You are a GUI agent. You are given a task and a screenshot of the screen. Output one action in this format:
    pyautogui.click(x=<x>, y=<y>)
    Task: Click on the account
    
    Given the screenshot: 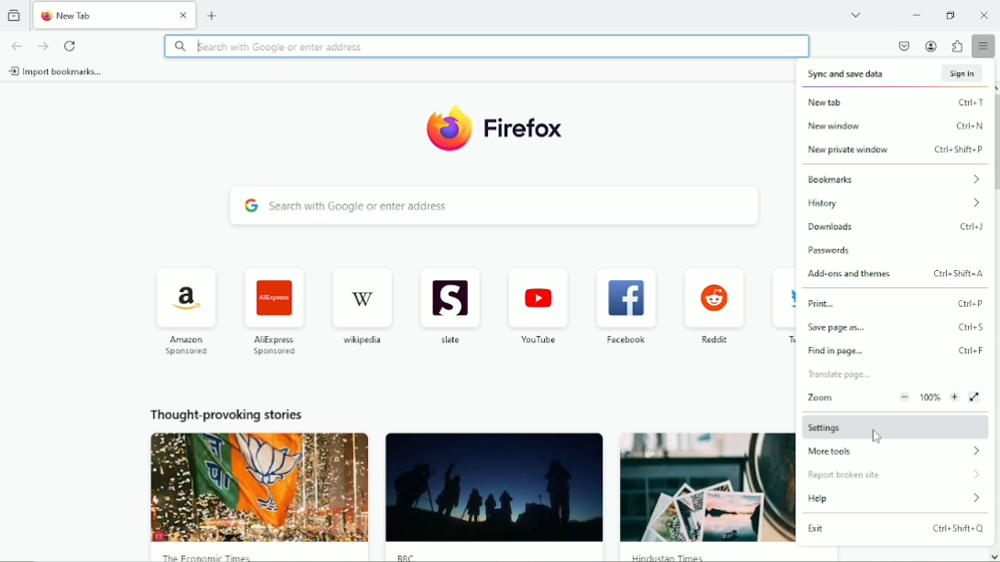 What is the action you would take?
    pyautogui.click(x=932, y=47)
    